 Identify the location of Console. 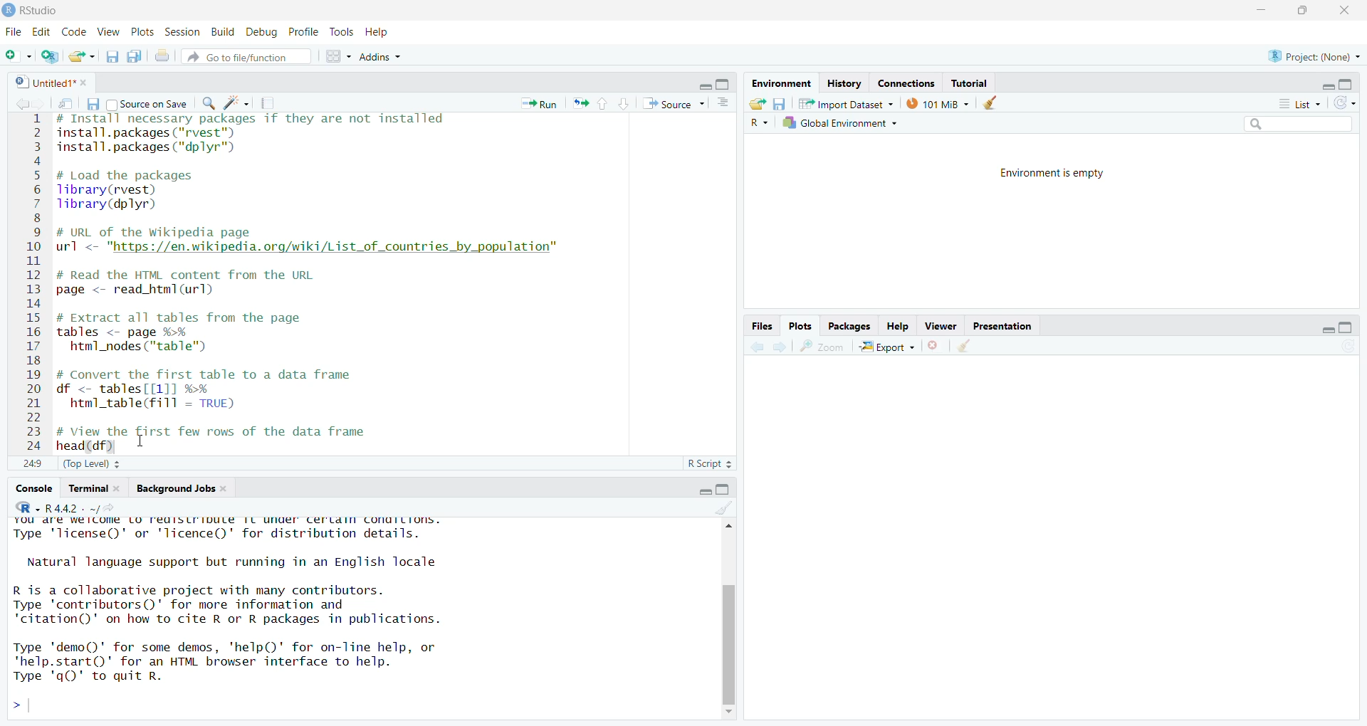
(33, 489).